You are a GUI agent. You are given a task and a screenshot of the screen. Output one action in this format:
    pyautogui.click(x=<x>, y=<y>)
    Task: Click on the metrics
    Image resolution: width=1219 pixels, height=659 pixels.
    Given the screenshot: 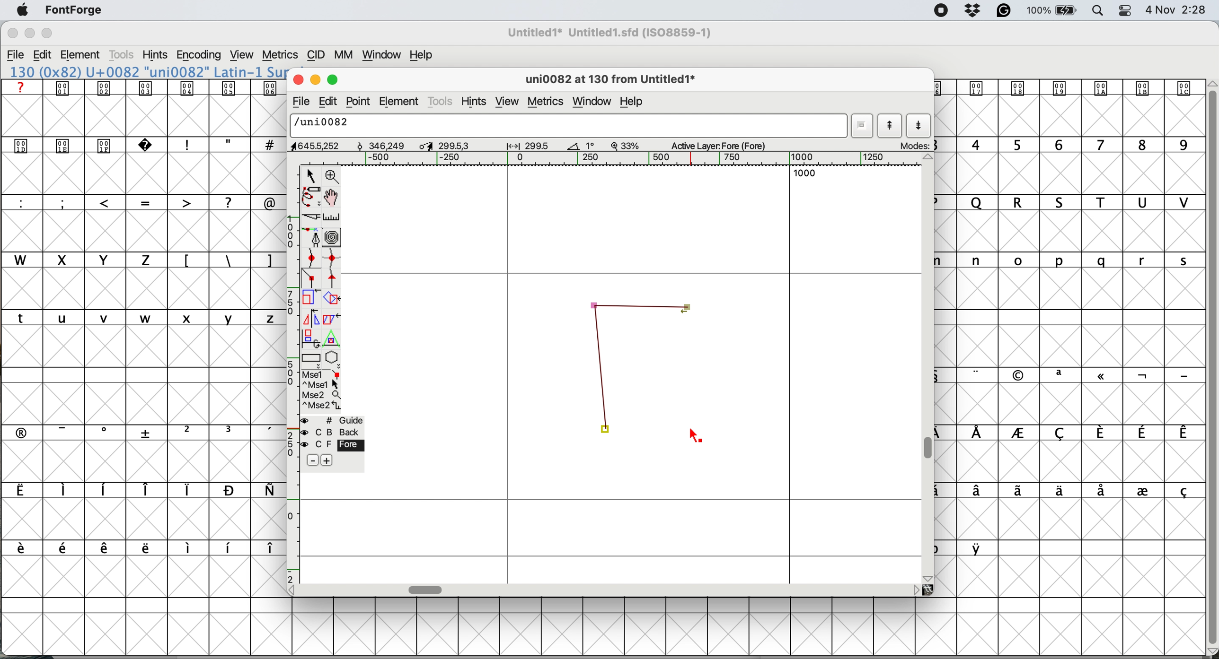 What is the action you would take?
    pyautogui.click(x=548, y=102)
    